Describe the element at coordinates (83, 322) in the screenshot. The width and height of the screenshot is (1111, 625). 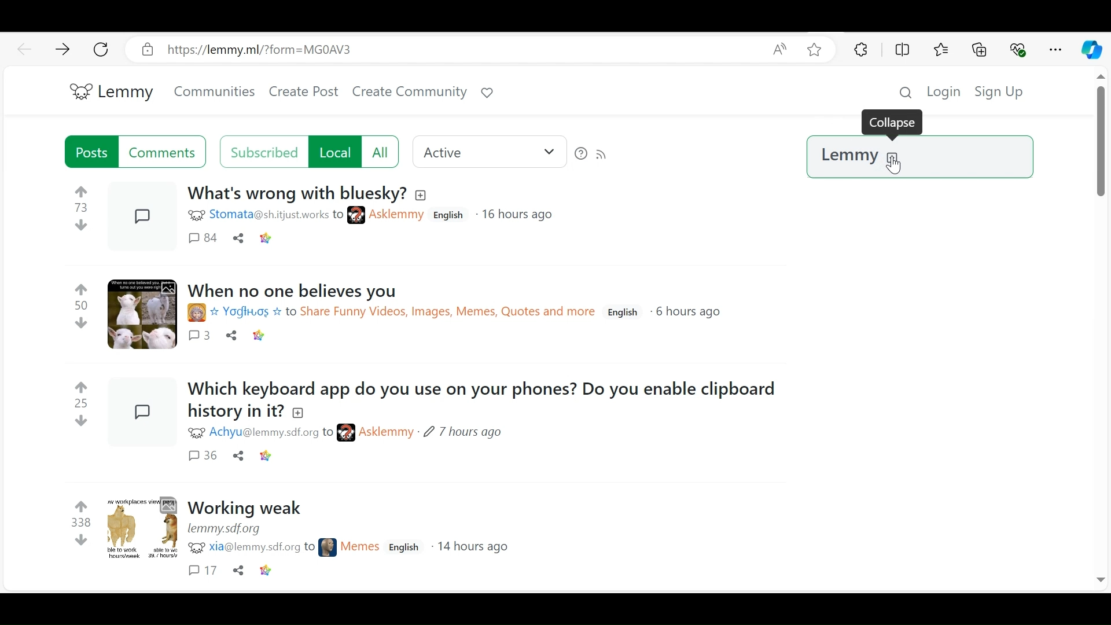
I see `downvotes` at that location.